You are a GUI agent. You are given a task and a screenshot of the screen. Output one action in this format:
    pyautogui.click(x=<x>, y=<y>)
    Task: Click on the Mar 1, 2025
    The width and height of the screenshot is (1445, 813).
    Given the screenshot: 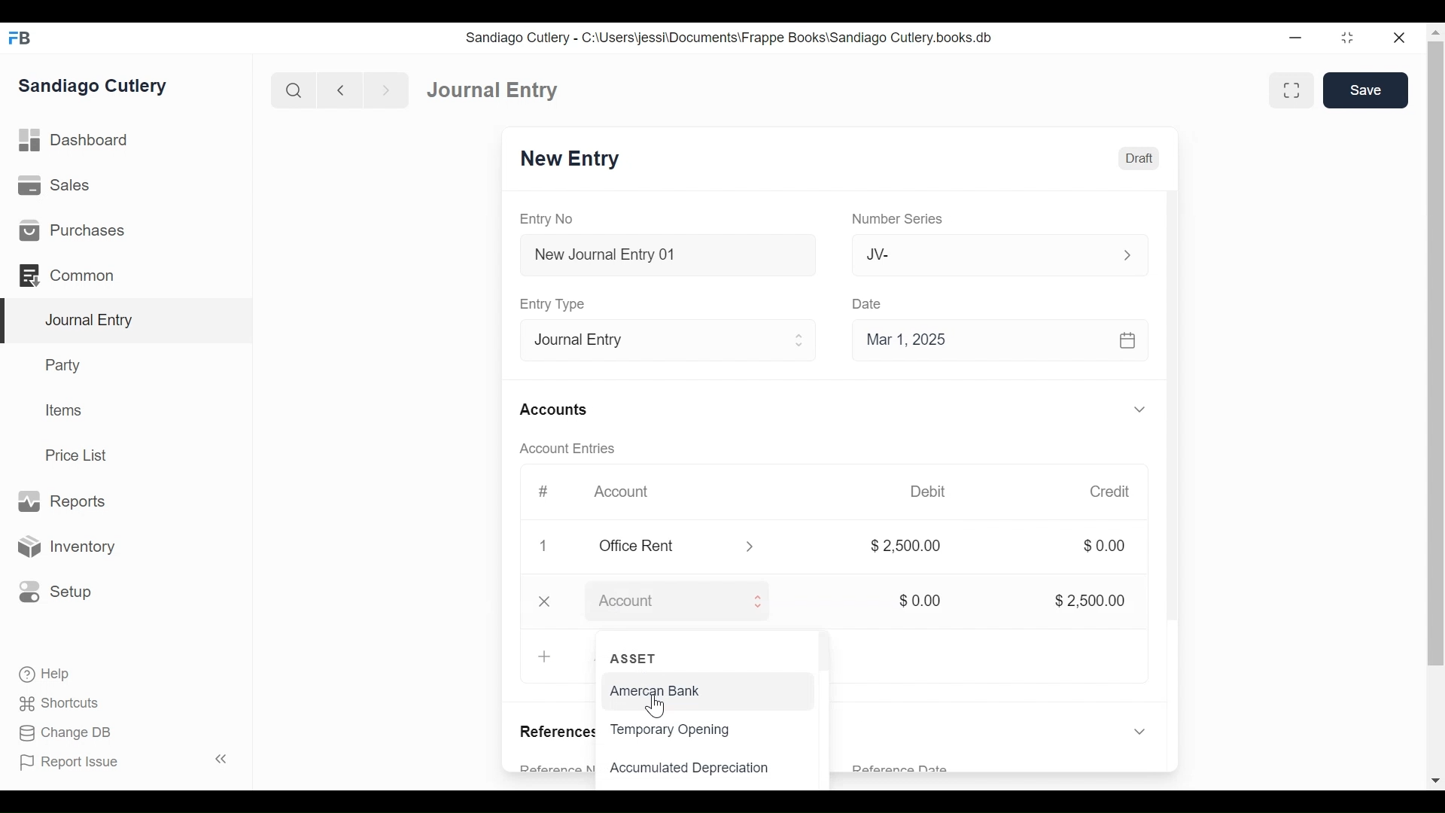 What is the action you would take?
    pyautogui.click(x=1010, y=339)
    